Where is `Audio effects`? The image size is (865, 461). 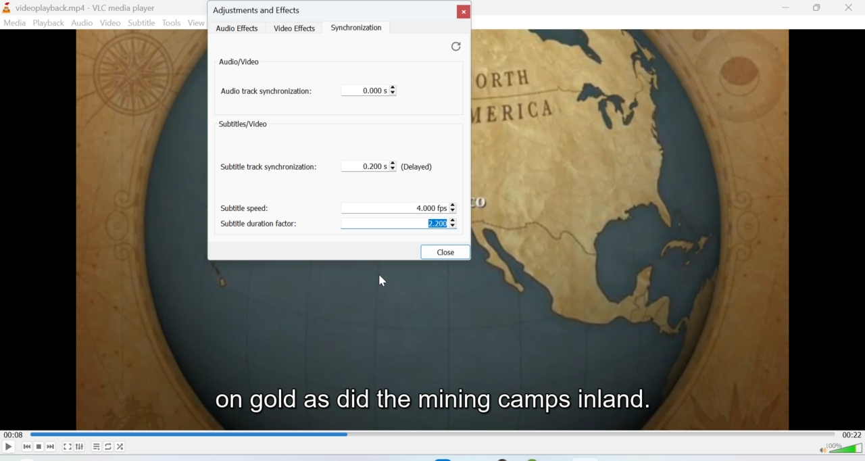
Audio effects is located at coordinates (239, 28).